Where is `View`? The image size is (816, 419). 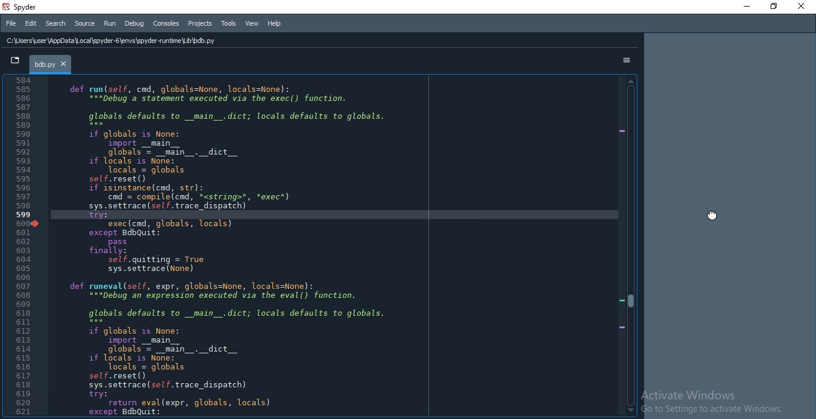
View is located at coordinates (251, 23).